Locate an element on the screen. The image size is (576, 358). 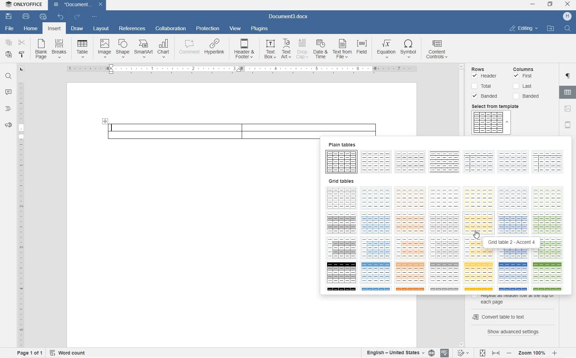
Document3.docx is located at coordinates (289, 16).